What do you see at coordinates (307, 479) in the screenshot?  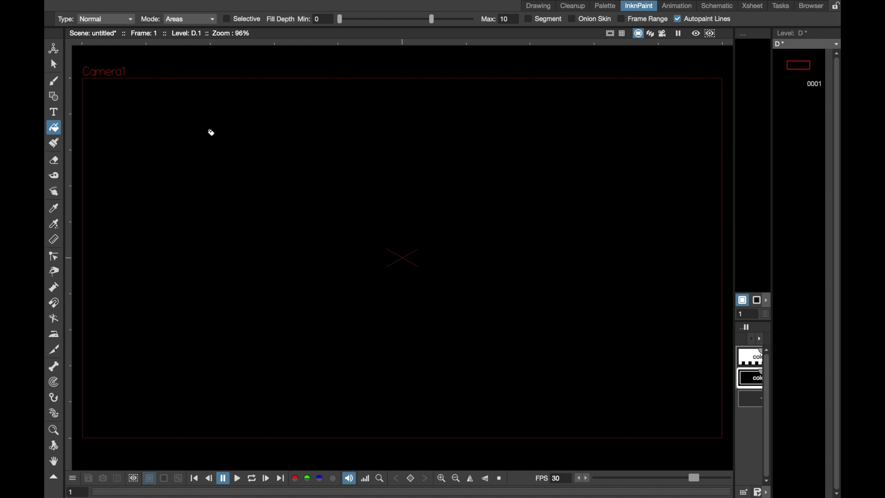 I see `green` at bounding box center [307, 479].